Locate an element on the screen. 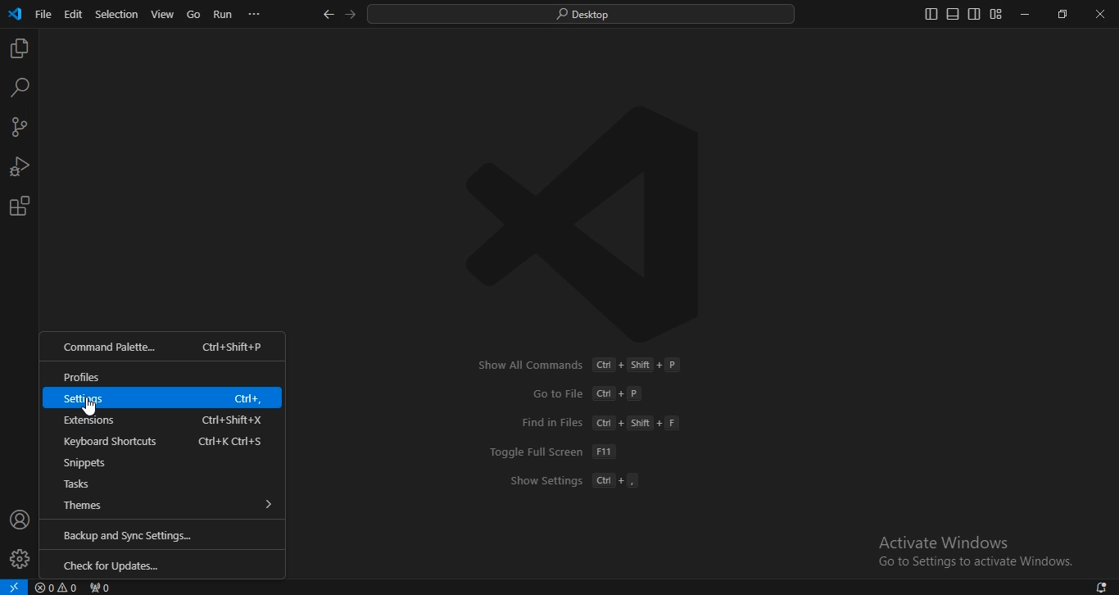 The image size is (1119, 595). restore windows is located at coordinates (1060, 15).